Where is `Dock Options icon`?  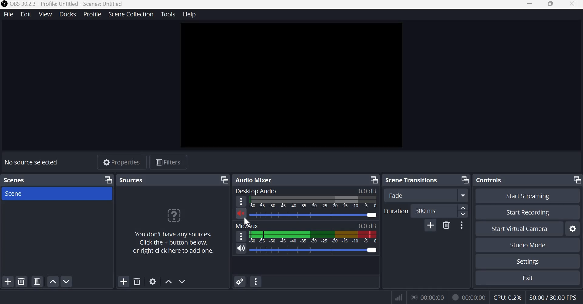 Dock Options icon is located at coordinates (463, 180).